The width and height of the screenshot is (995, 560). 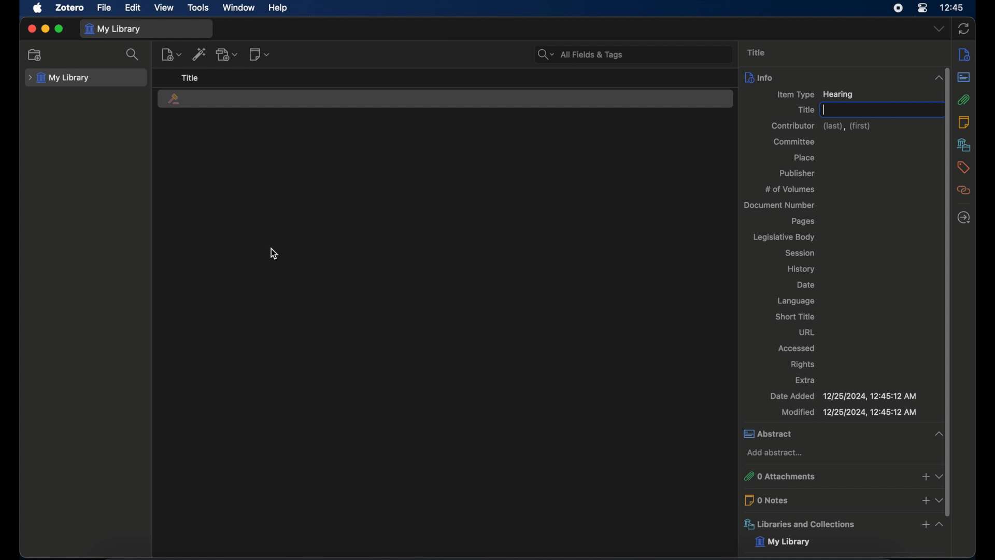 I want to click on title, so click(x=190, y=77).